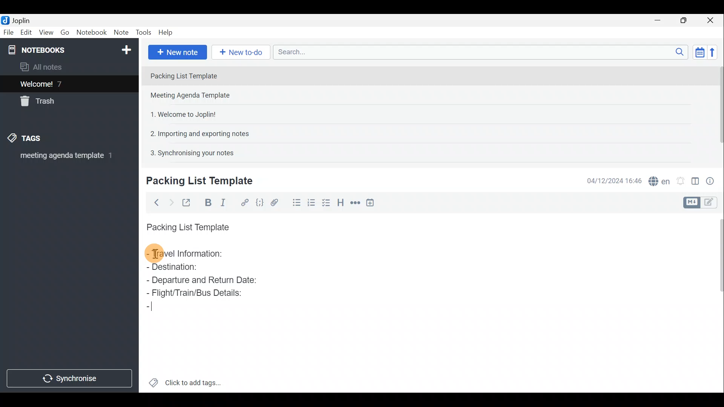 The image size is (724, 407). I want to click on Code, so click(259, 202).